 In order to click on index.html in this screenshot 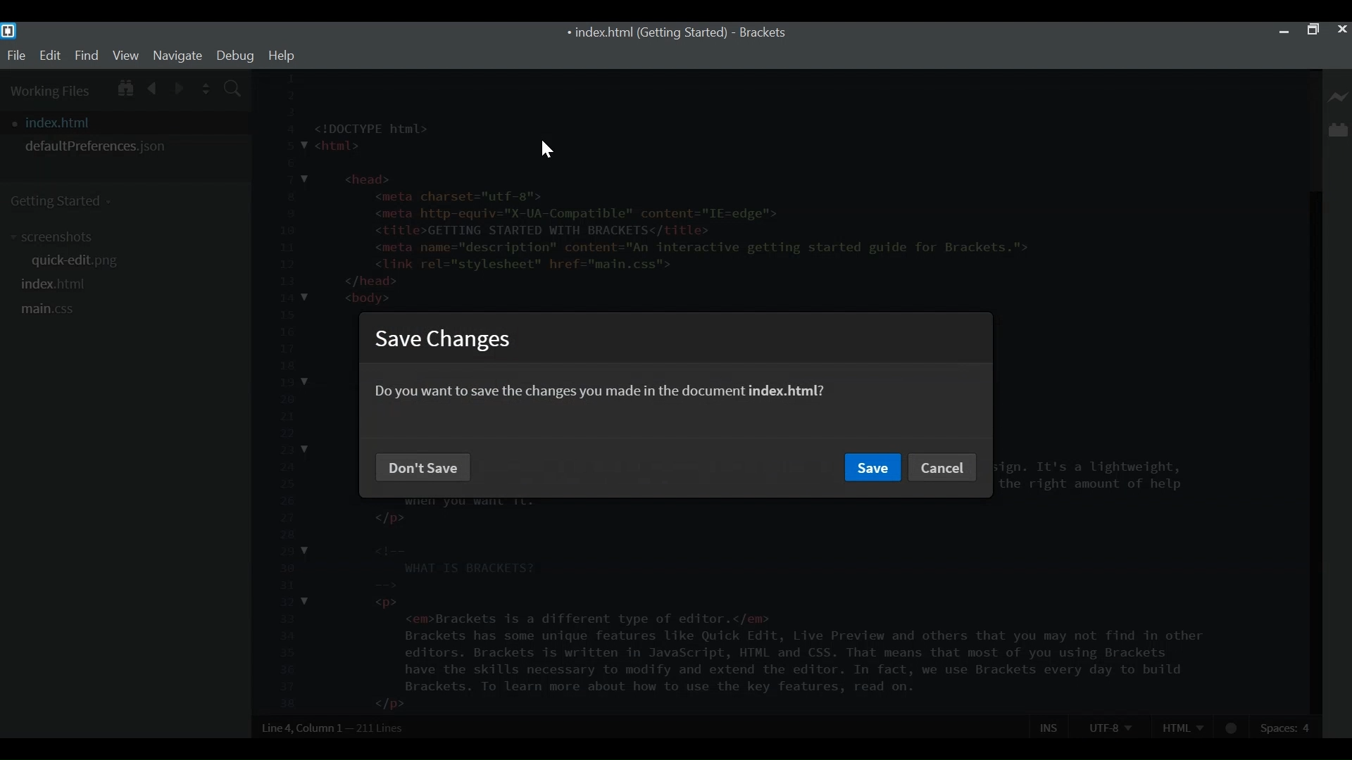, I will do `click(130, 122)`.